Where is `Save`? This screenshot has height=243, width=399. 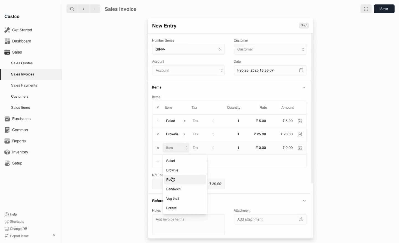
Save is located at coordinates (385, 9).